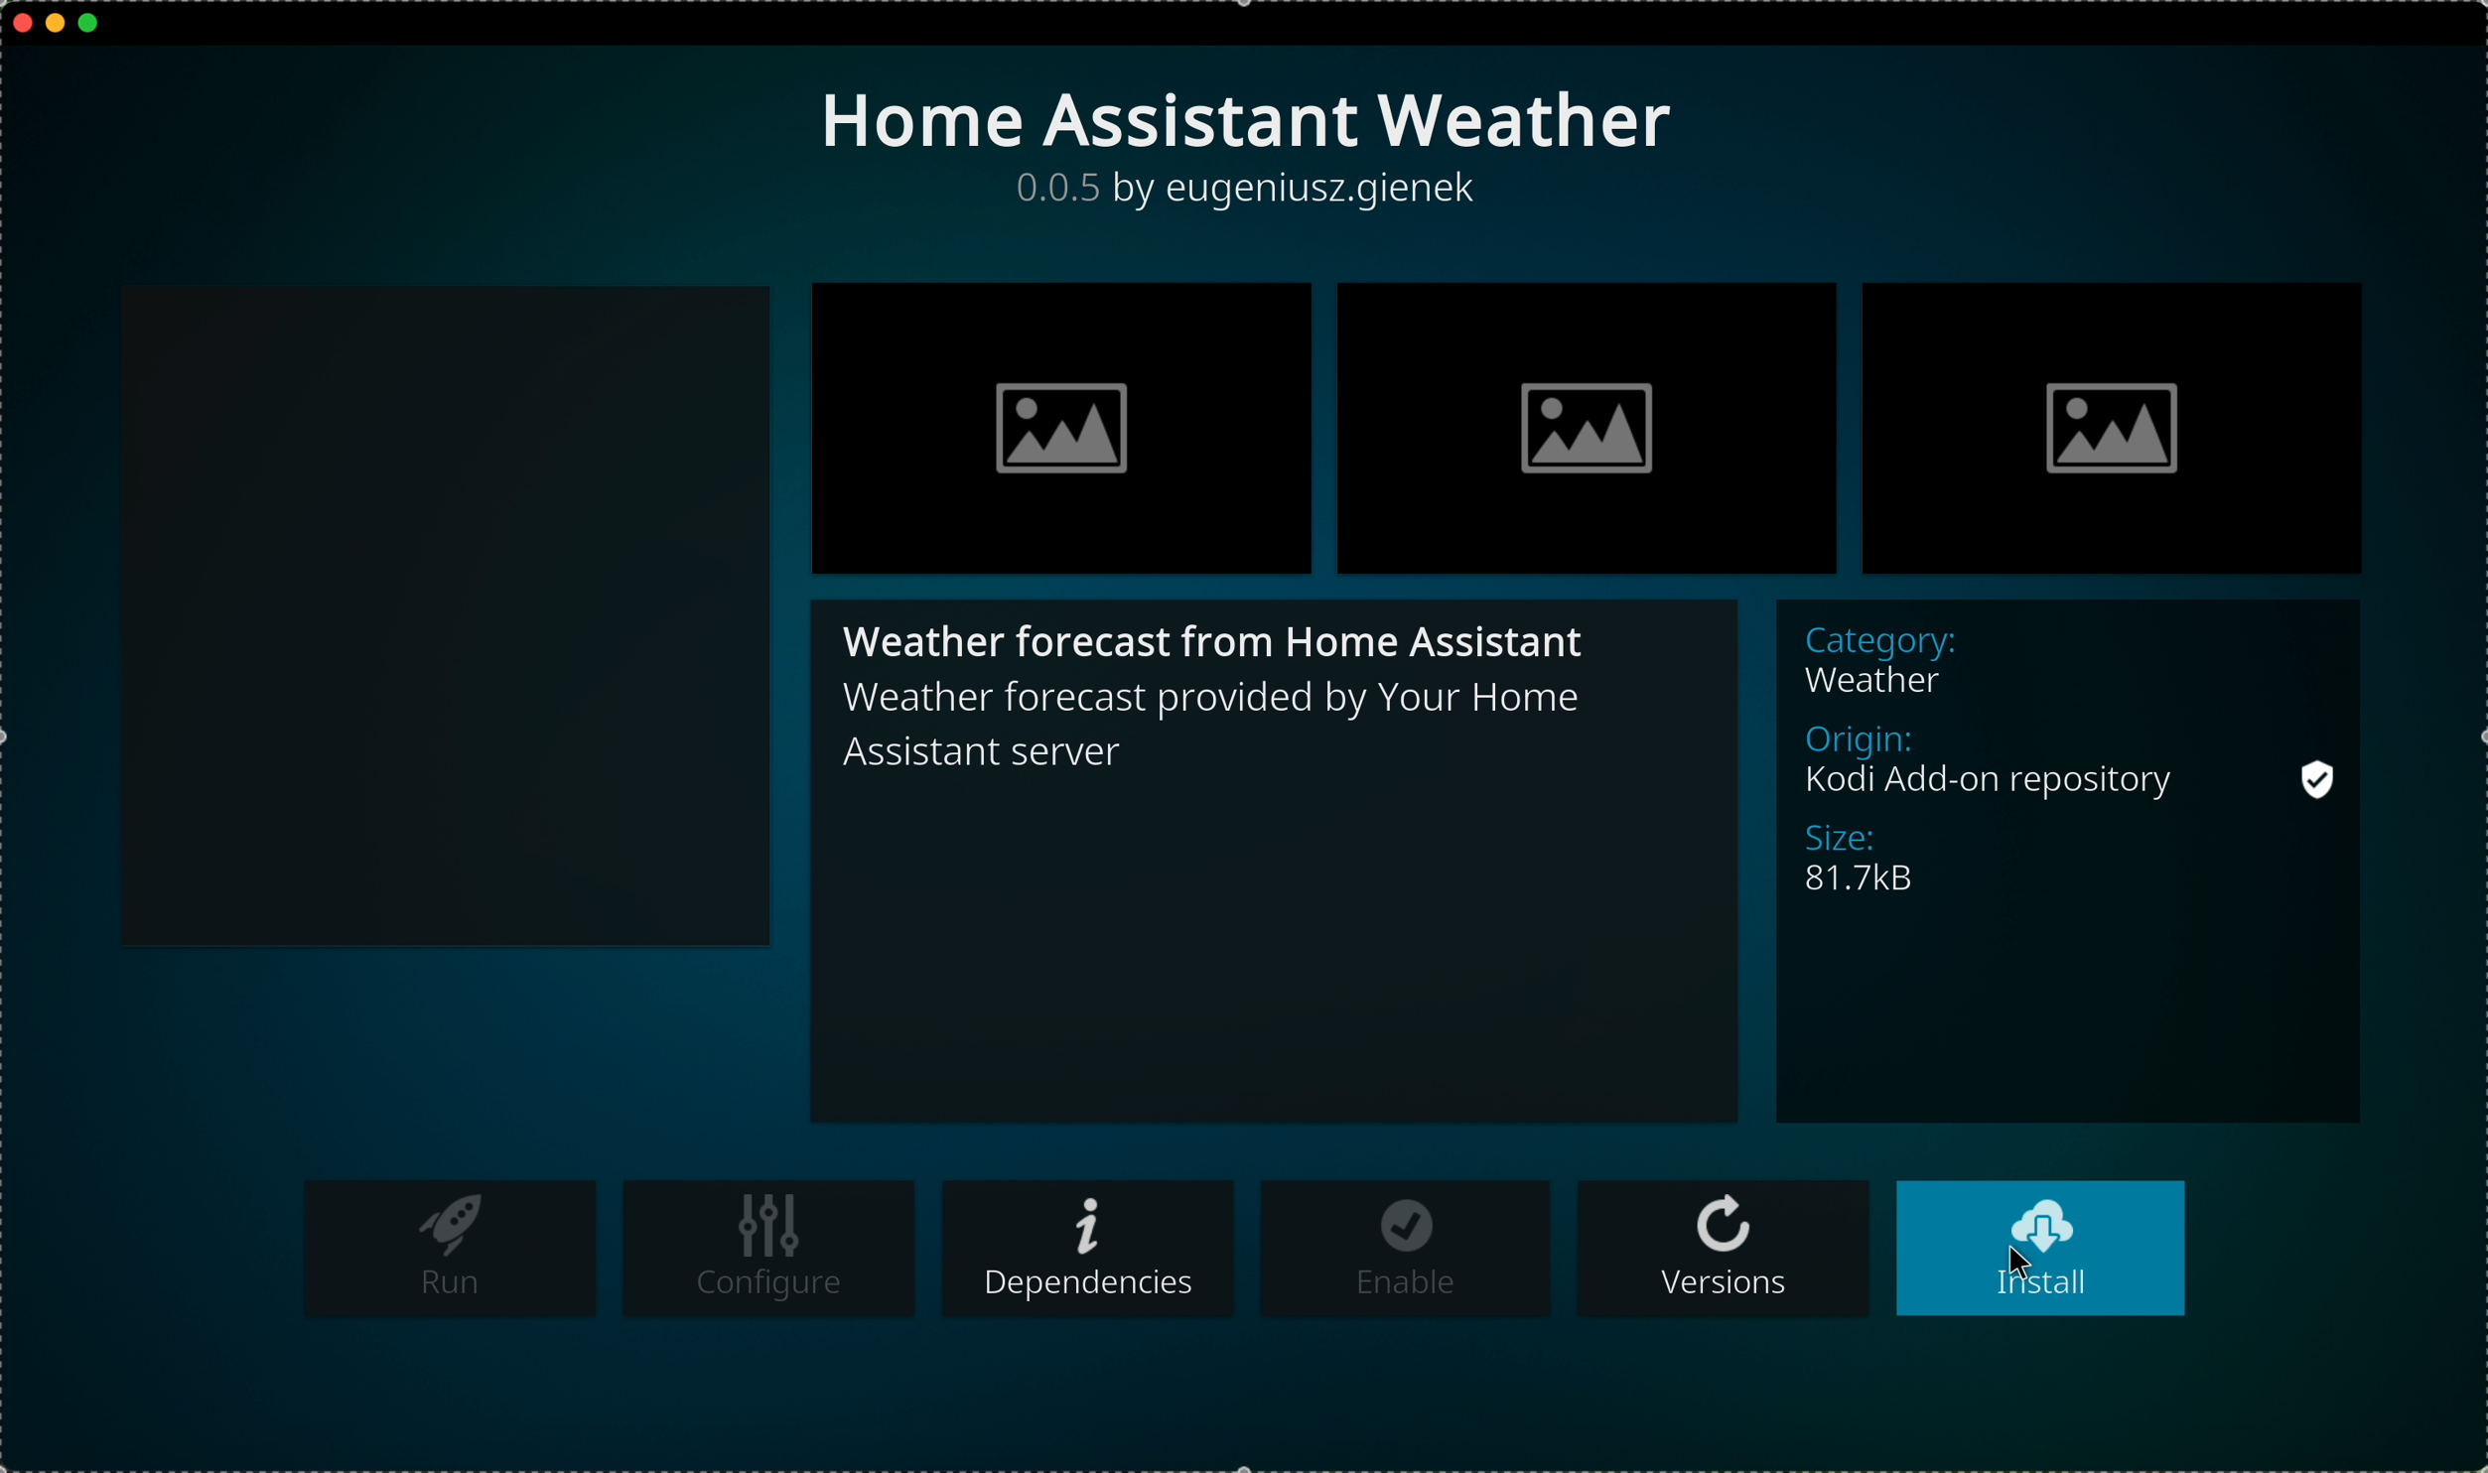 Image resolution: width=2488 pixels, height=1473 pixels. What do you see at coordinates (1720, 1249) in the screenshot?
I see `versions` at bounding box center [1720, 1249].